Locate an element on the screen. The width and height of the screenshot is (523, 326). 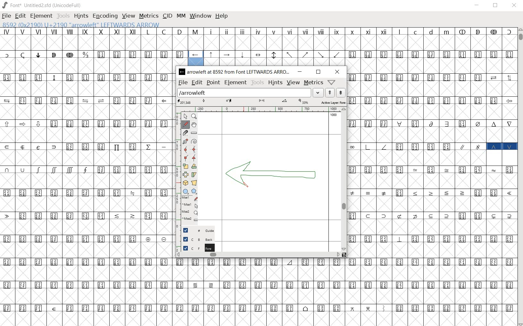
minimize is located at coordinates (301, 72).